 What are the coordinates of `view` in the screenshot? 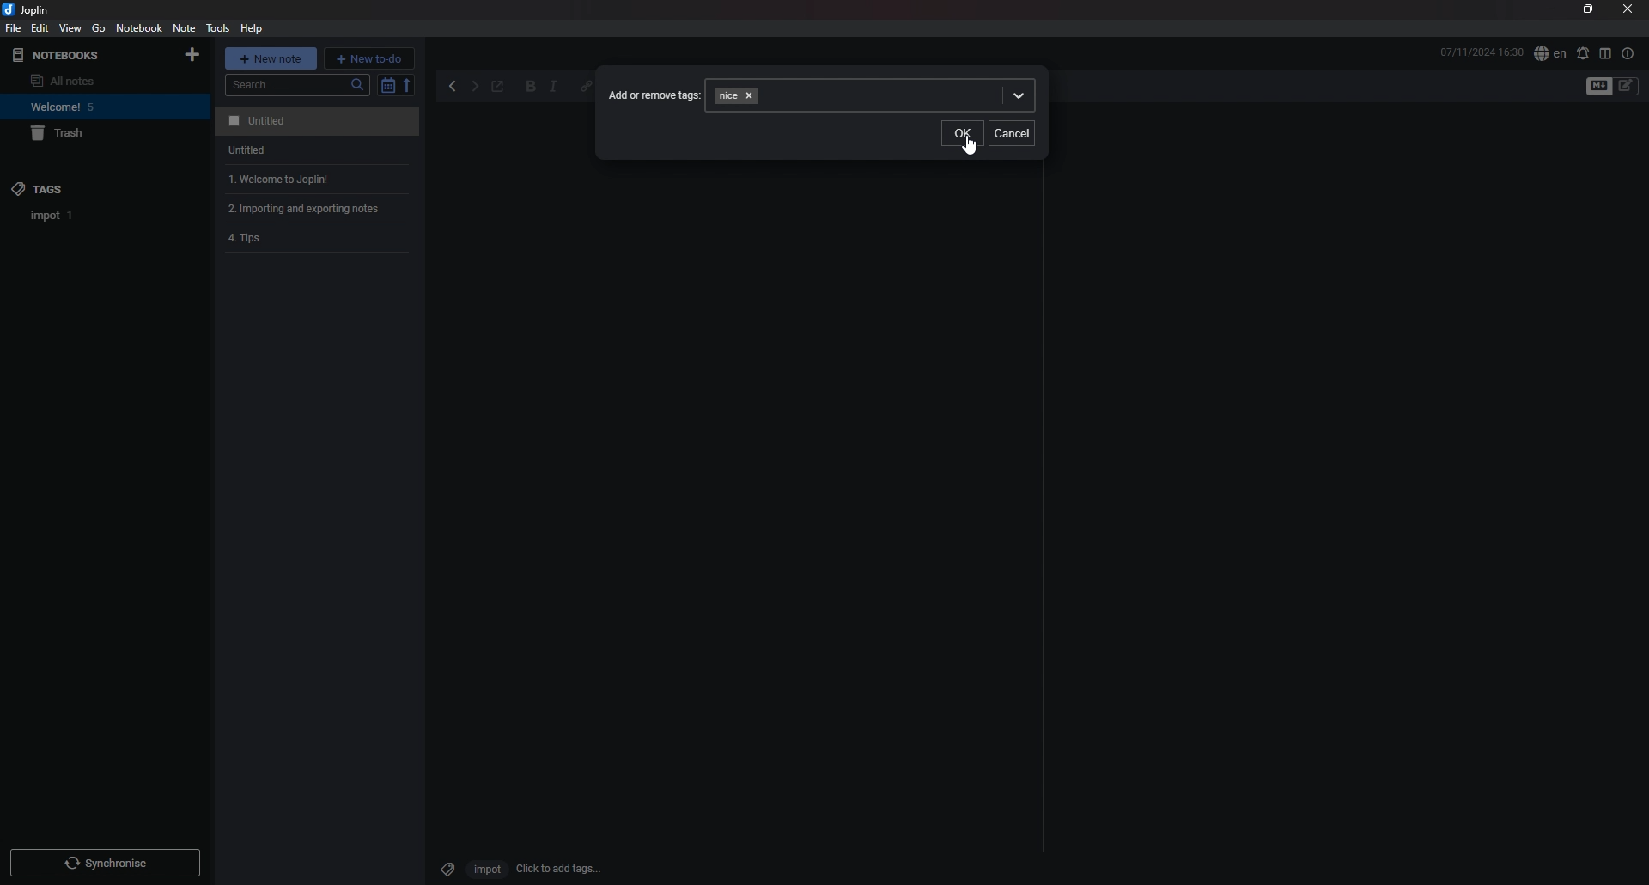 It's located at (71, 28).